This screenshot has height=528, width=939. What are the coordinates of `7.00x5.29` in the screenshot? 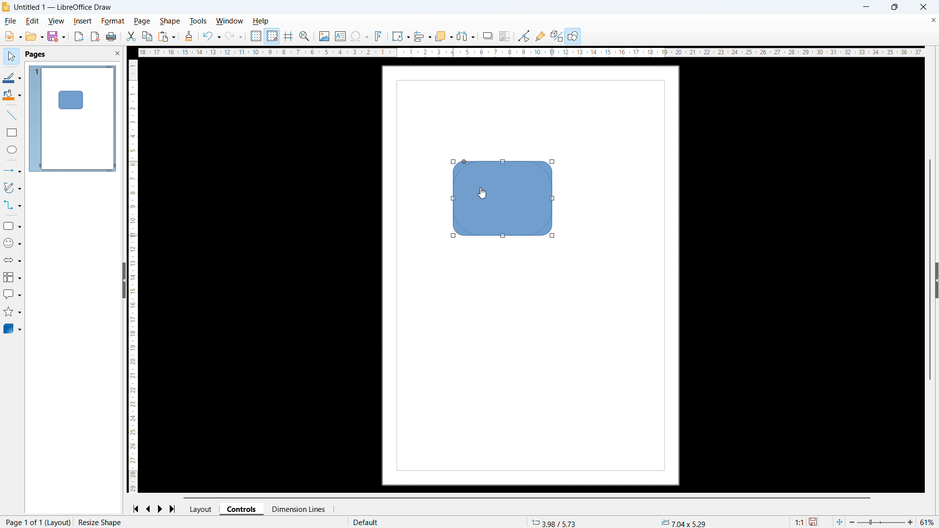 It's located at (683, 523).